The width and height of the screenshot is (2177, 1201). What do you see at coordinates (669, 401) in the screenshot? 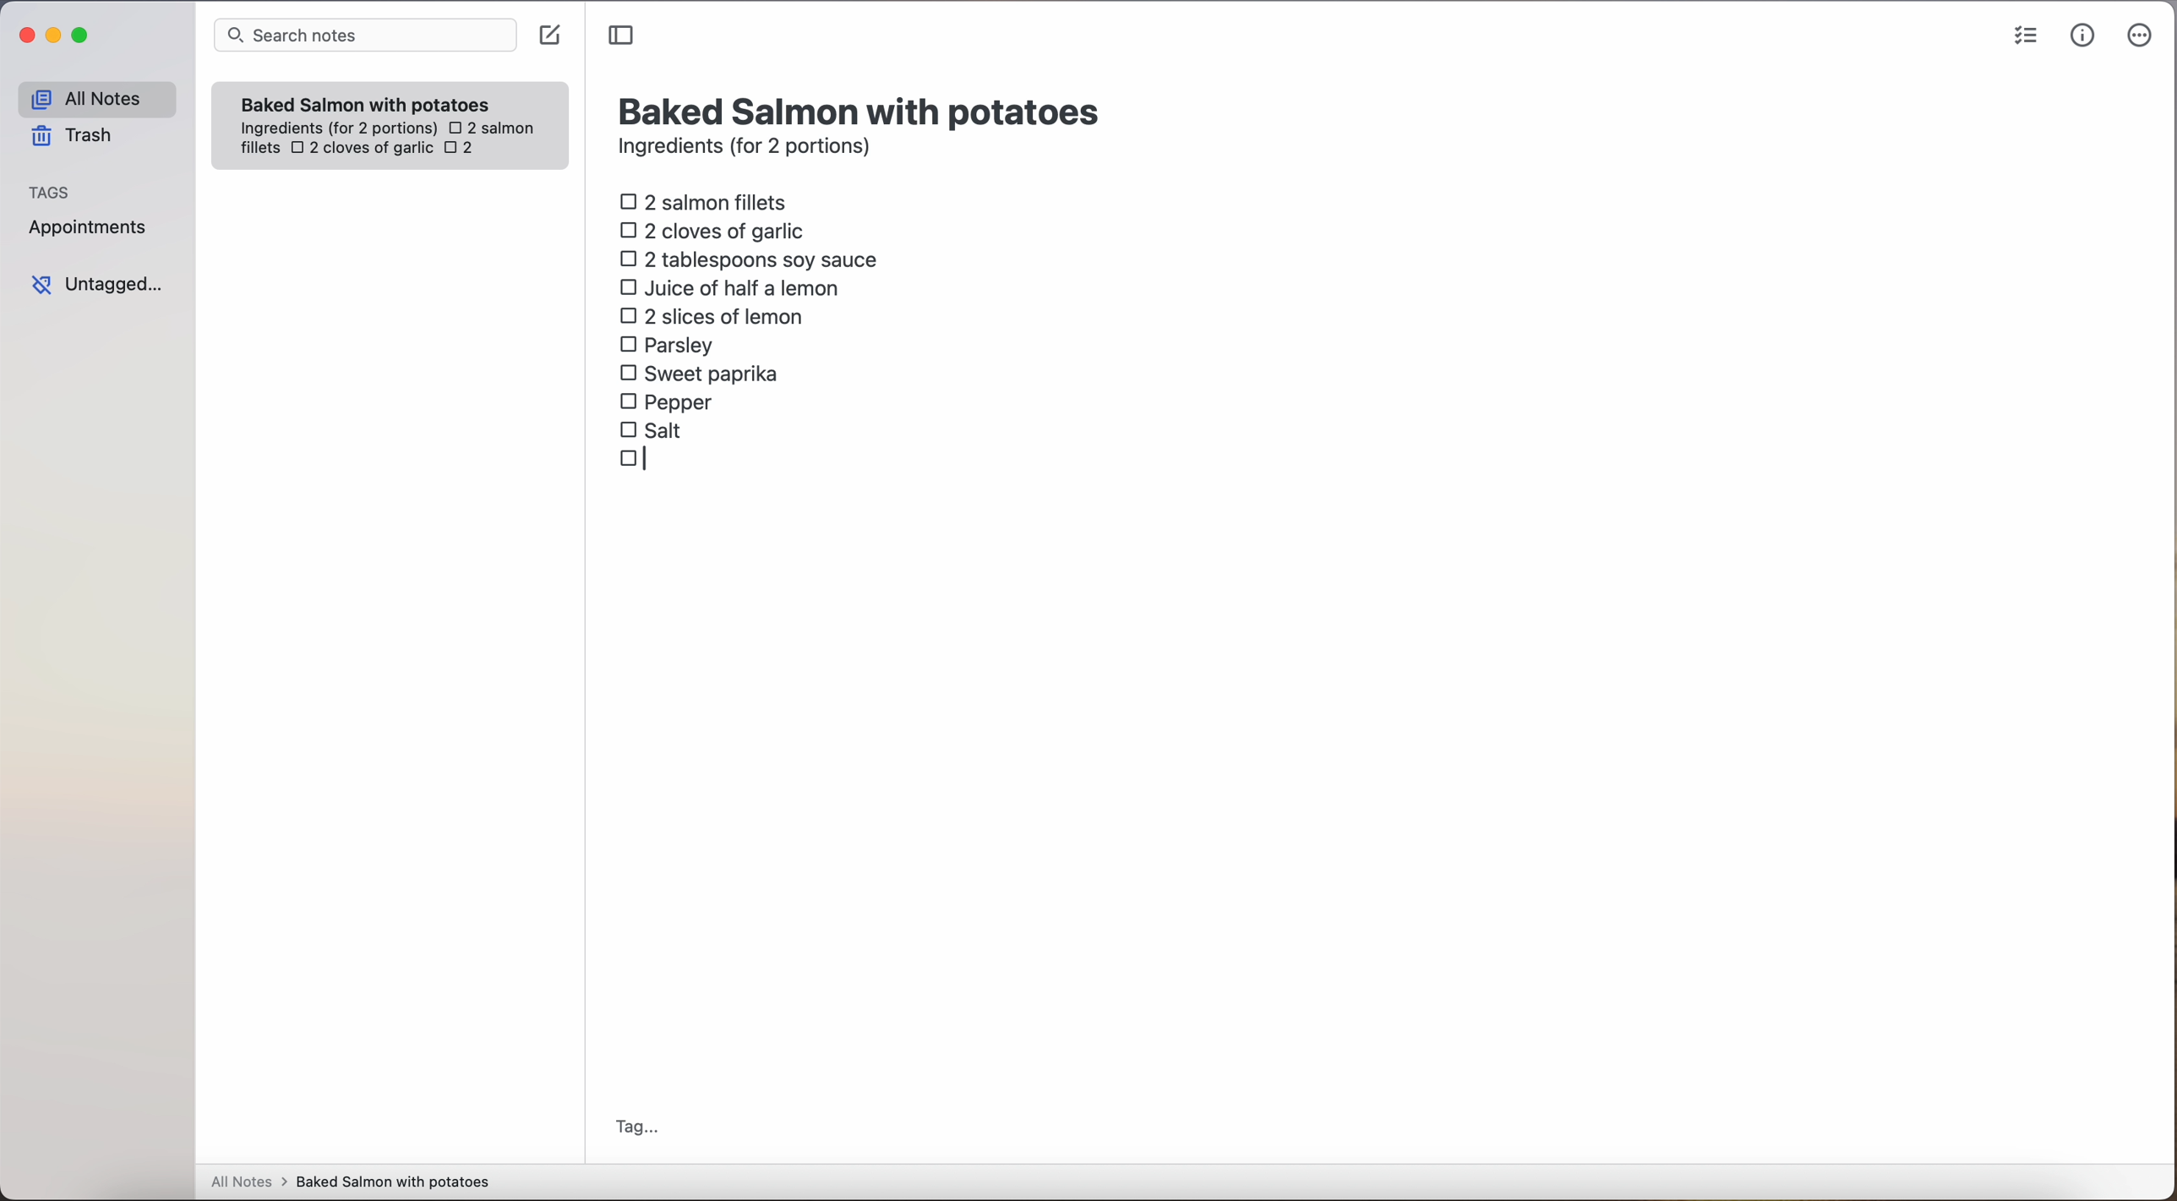
I see `pepper` at bounding box center [669, 401].